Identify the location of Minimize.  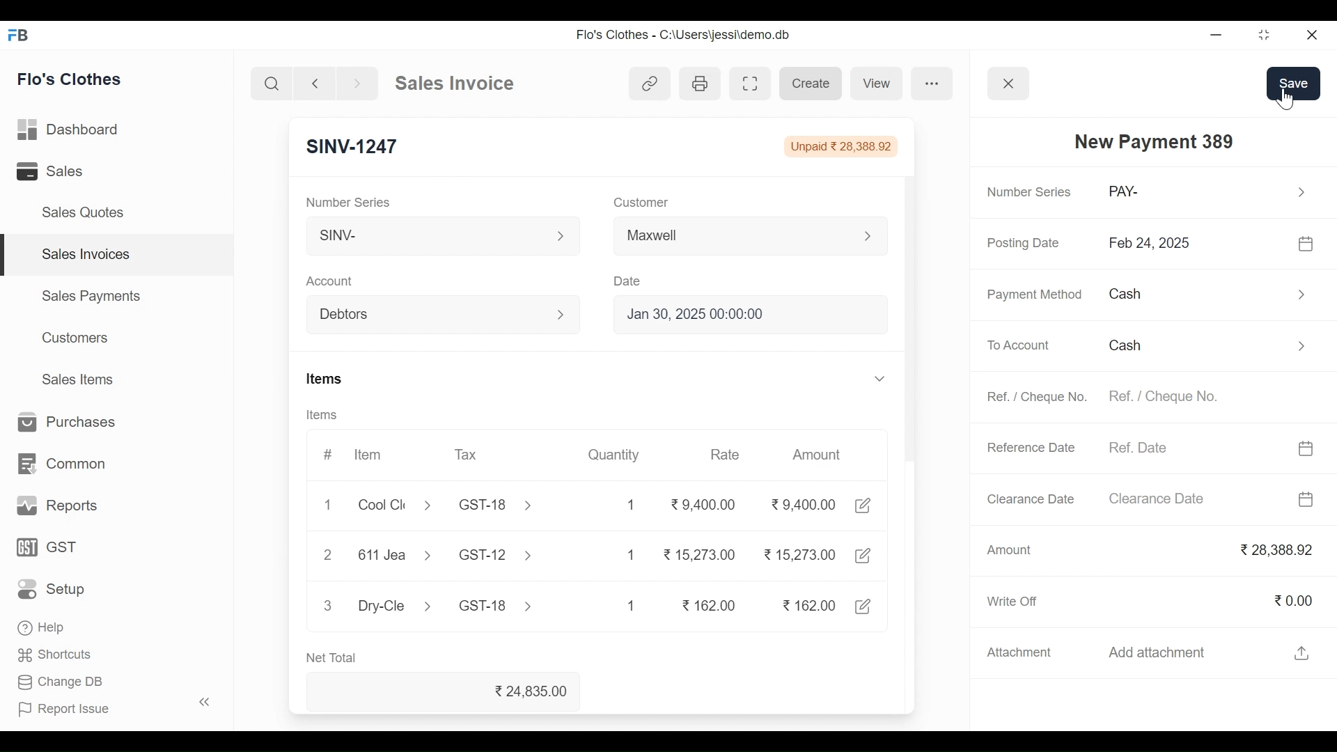
(1216, 36).